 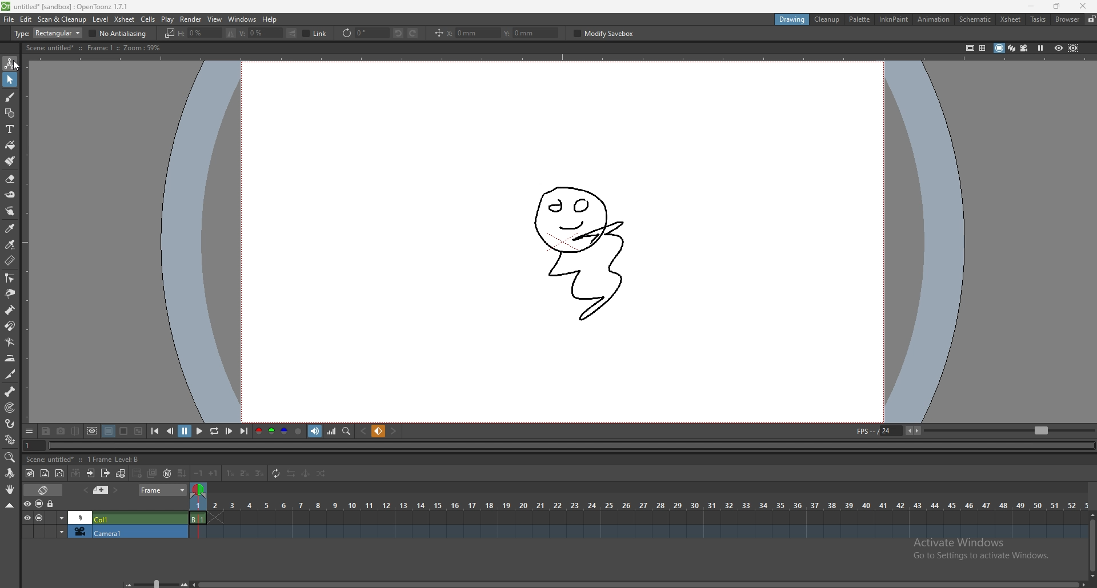 What do you see at coordinates (393, 432) in the screenshot?
I see `next key` at bounding box center [393, 432].